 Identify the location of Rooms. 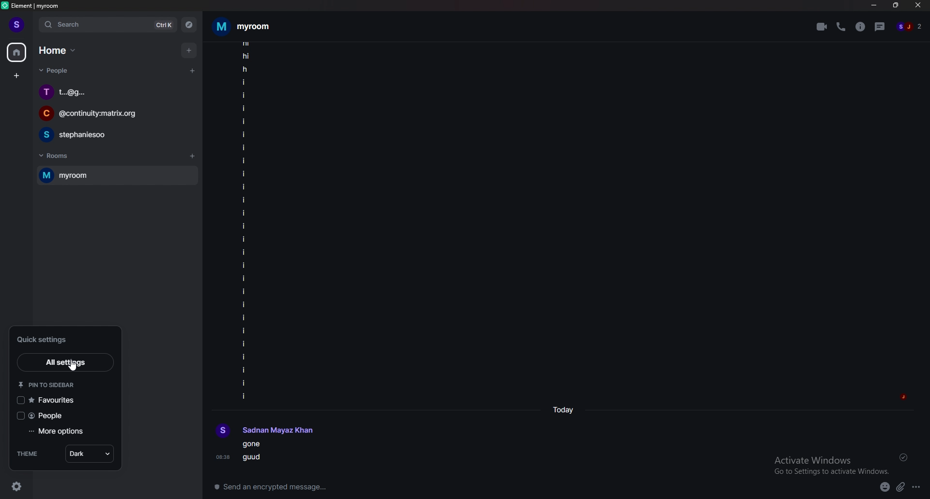
(56, 155).